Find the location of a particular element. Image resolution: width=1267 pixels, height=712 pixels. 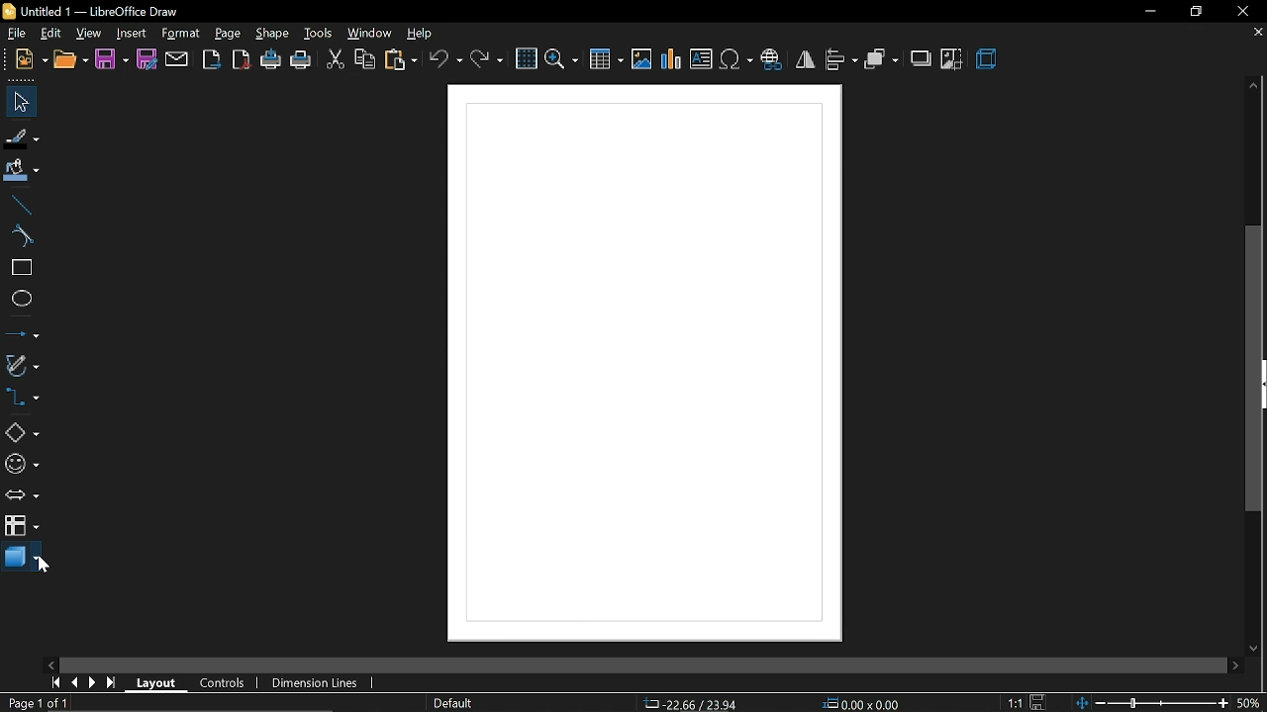

layout is located at coordinates (160, 683).